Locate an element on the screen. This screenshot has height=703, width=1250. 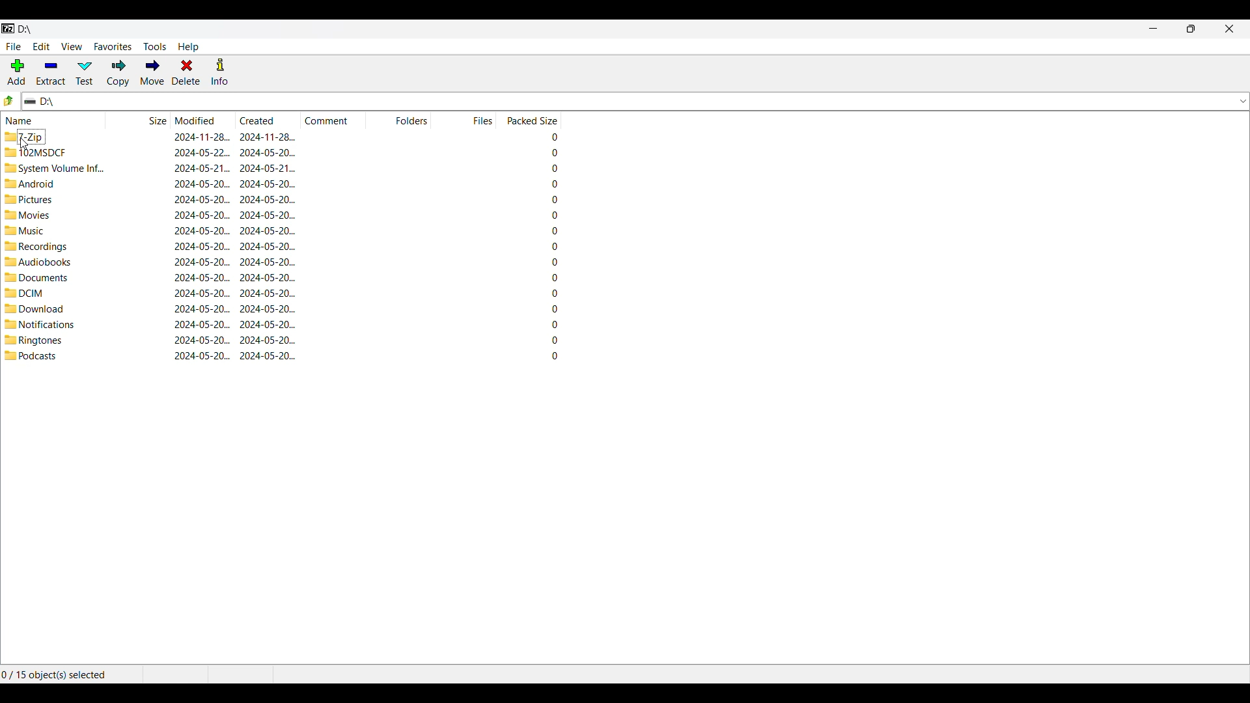
packed size is located at coordinates (551, 293).